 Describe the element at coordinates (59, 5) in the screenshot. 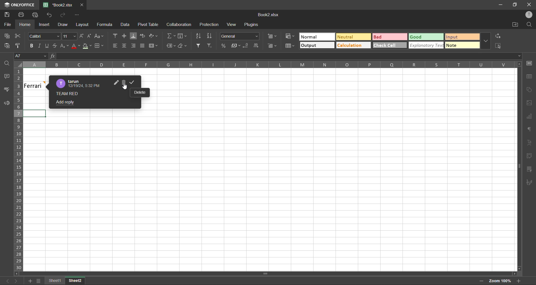

I see `Book2.xlsx` at that location.